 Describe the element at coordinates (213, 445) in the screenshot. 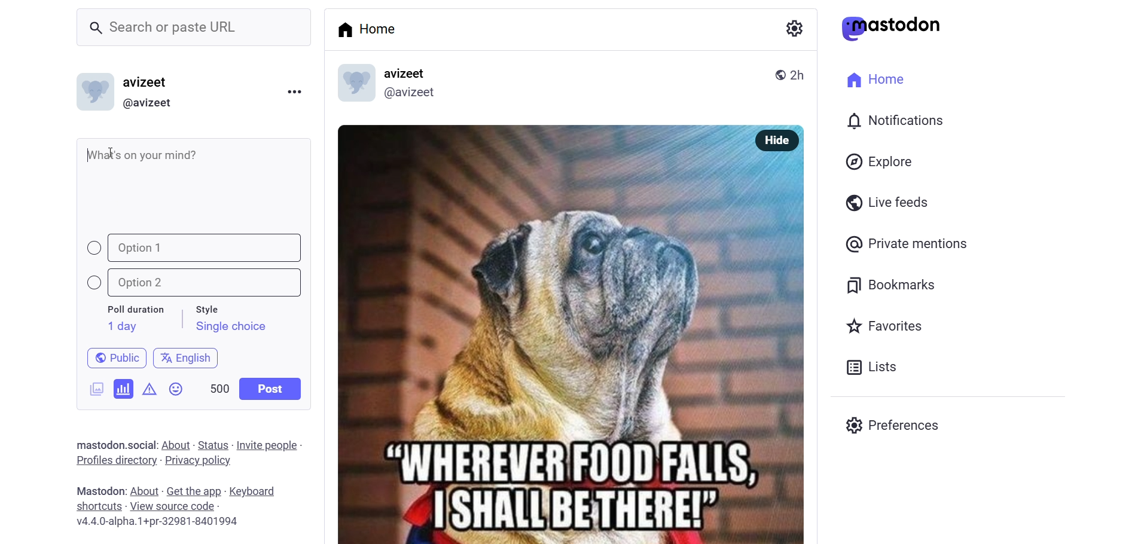

I see `status` at that location.